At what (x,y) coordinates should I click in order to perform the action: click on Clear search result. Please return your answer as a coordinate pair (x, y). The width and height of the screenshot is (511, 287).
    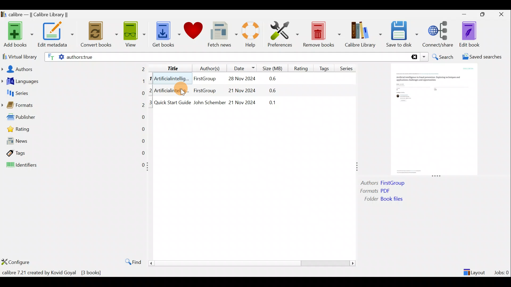
    Looking at the image, I should click on (413, 57).